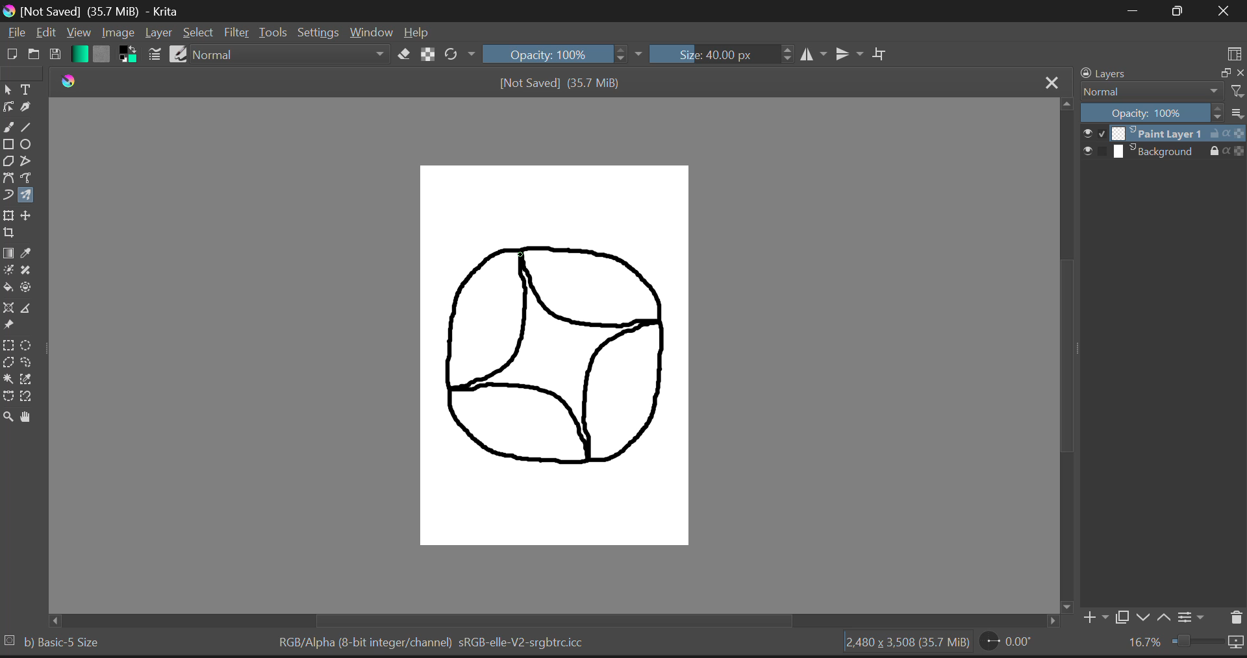 The width and height of the screenshot is (1247, 658). I want to click on Select, so click(198, 33).